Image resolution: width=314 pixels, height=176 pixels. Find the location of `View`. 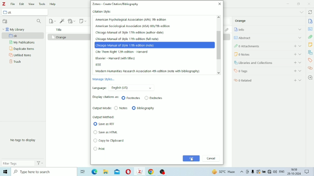

View is located at coordinates (32, 4).